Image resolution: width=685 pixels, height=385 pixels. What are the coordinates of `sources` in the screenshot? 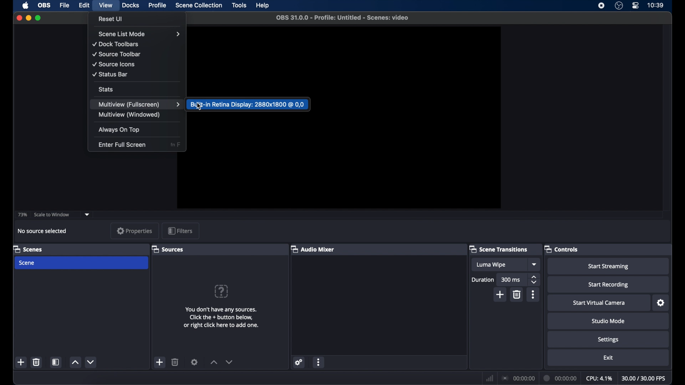 It's located at (168, 249).